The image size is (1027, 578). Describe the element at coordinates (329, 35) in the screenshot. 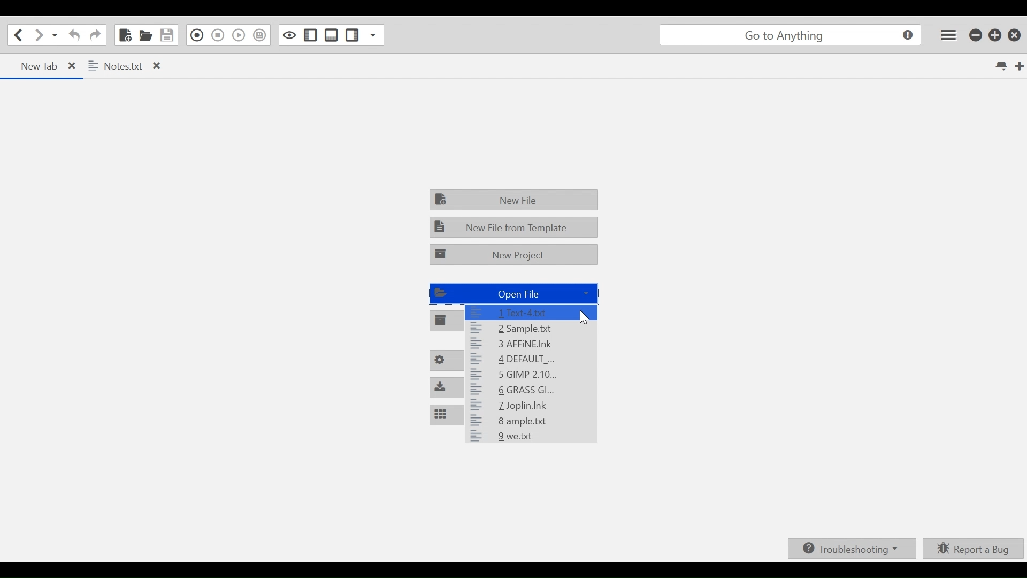

I see `Show/ide Bottom Sidebar` at that location.